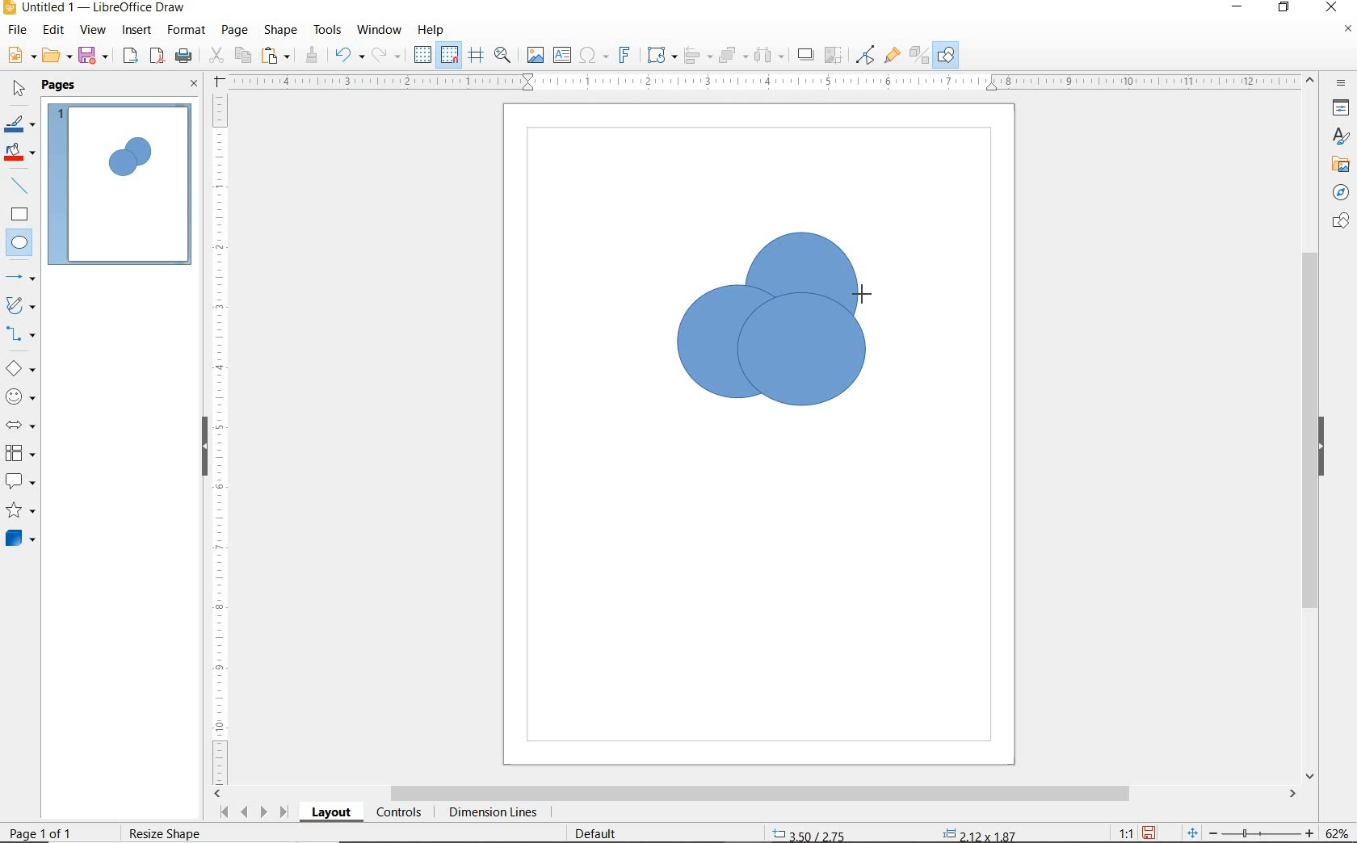 The width and height of the screenshot is (1357, 843). What do you see at coordinates (379, 30) in the screenshot?
I see `WINDOW` at bounding box center [379, 30].